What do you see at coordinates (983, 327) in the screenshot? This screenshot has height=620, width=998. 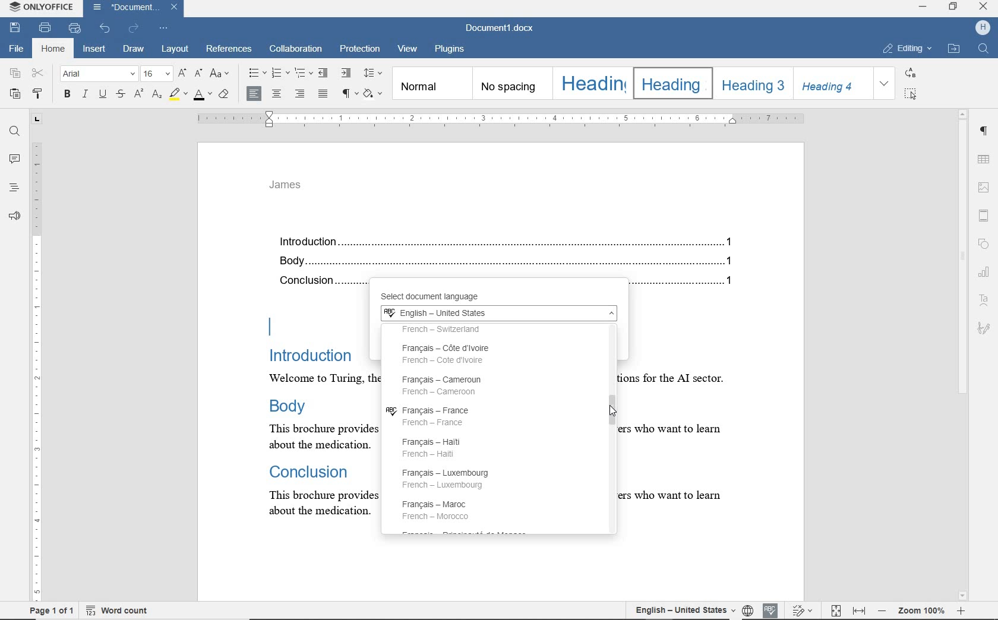 I see `signature` at bounding box center [983, 327].